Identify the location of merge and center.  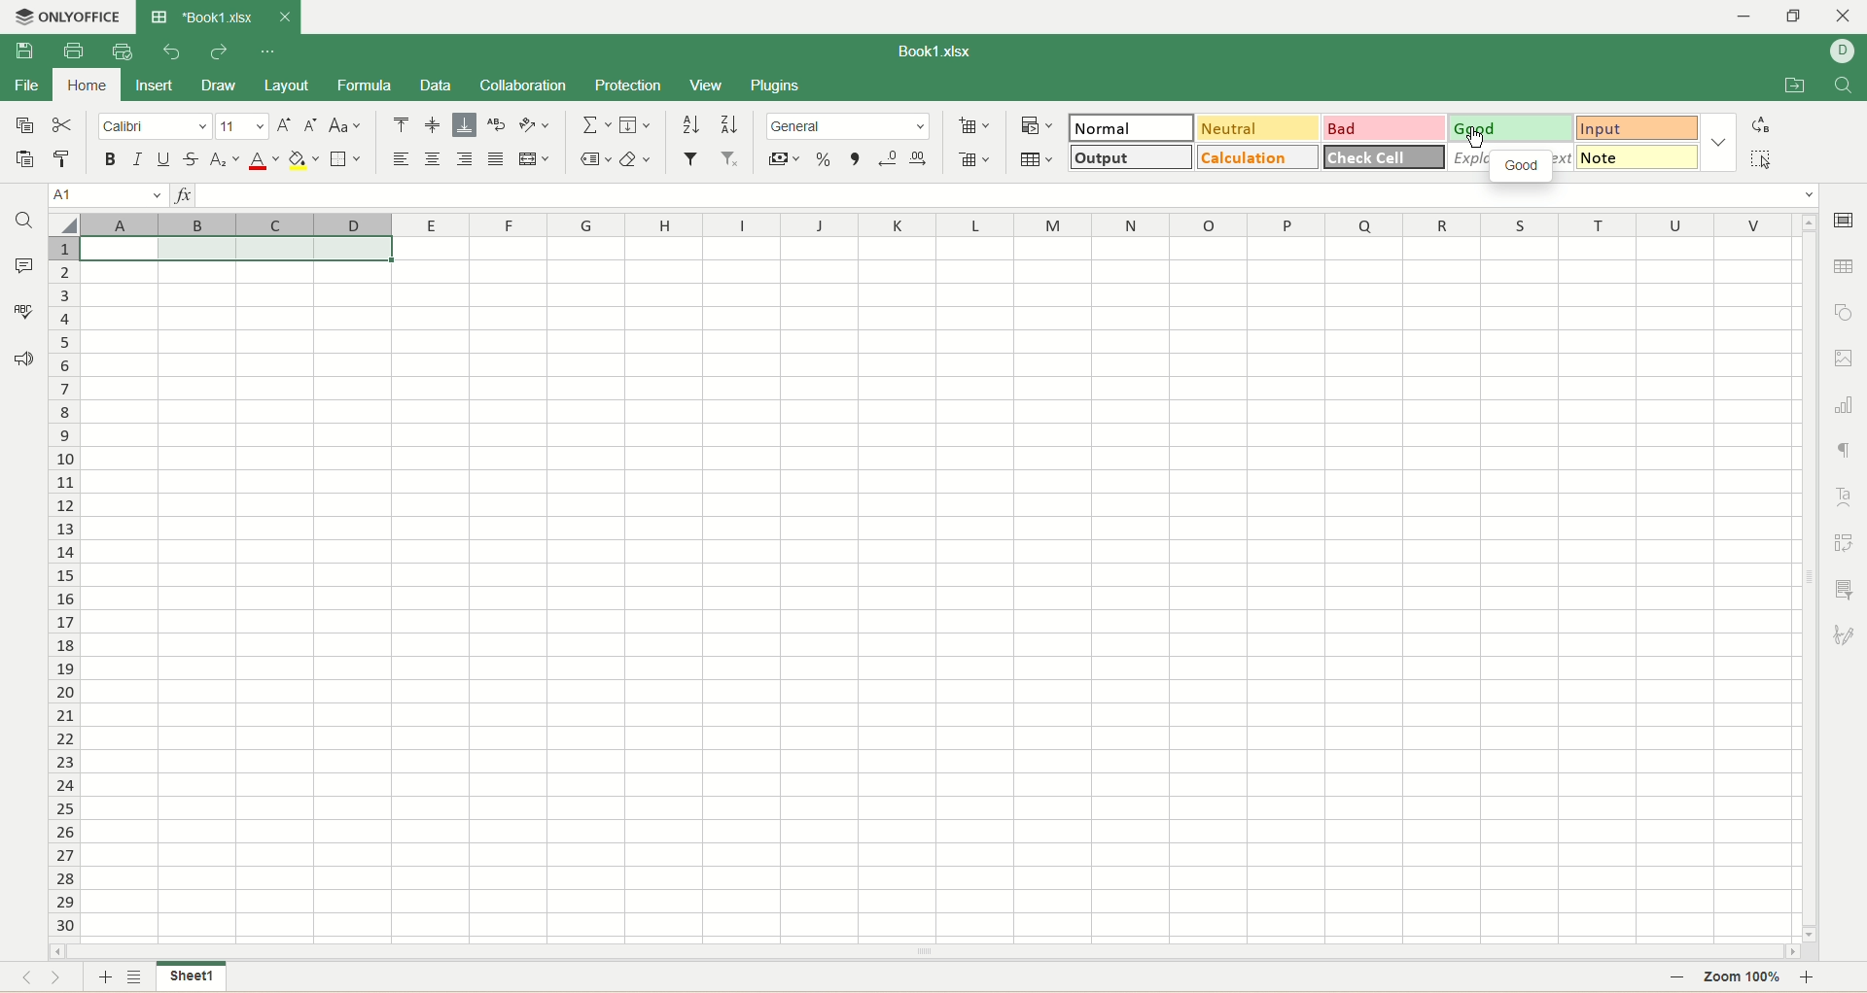
(534, 159).